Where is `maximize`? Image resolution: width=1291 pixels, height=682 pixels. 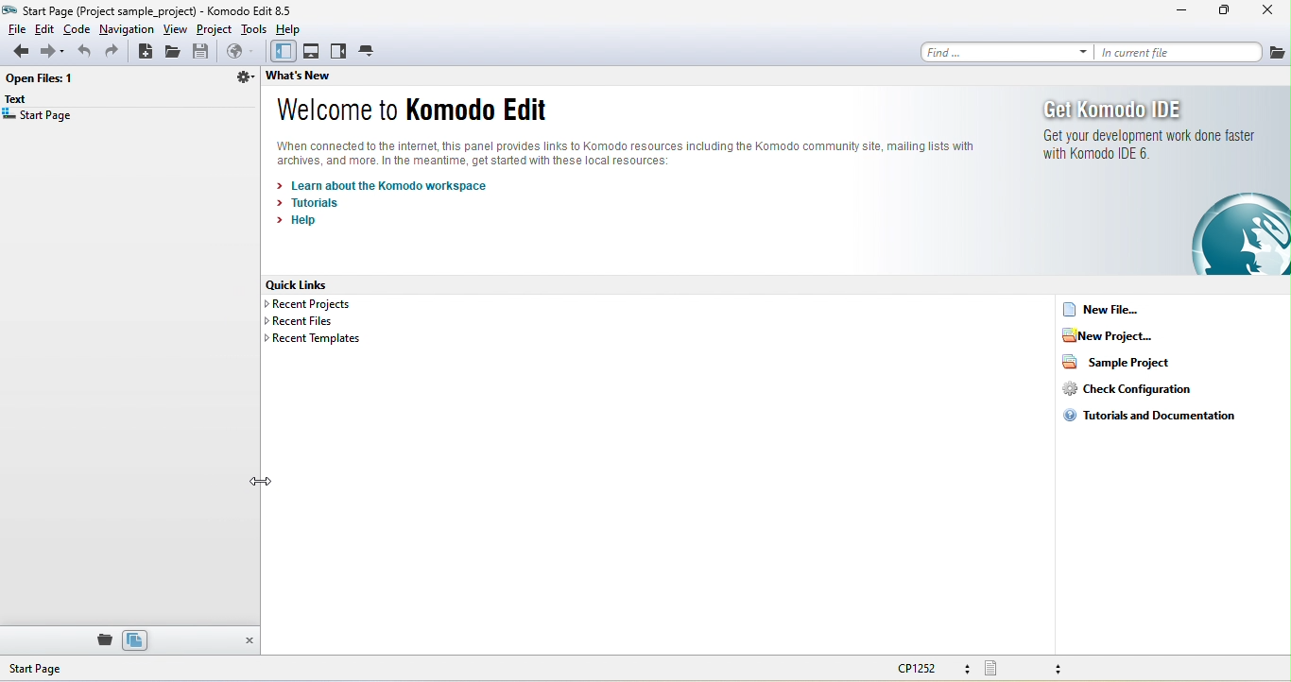 maximize is located at coordinates (1224, 12).